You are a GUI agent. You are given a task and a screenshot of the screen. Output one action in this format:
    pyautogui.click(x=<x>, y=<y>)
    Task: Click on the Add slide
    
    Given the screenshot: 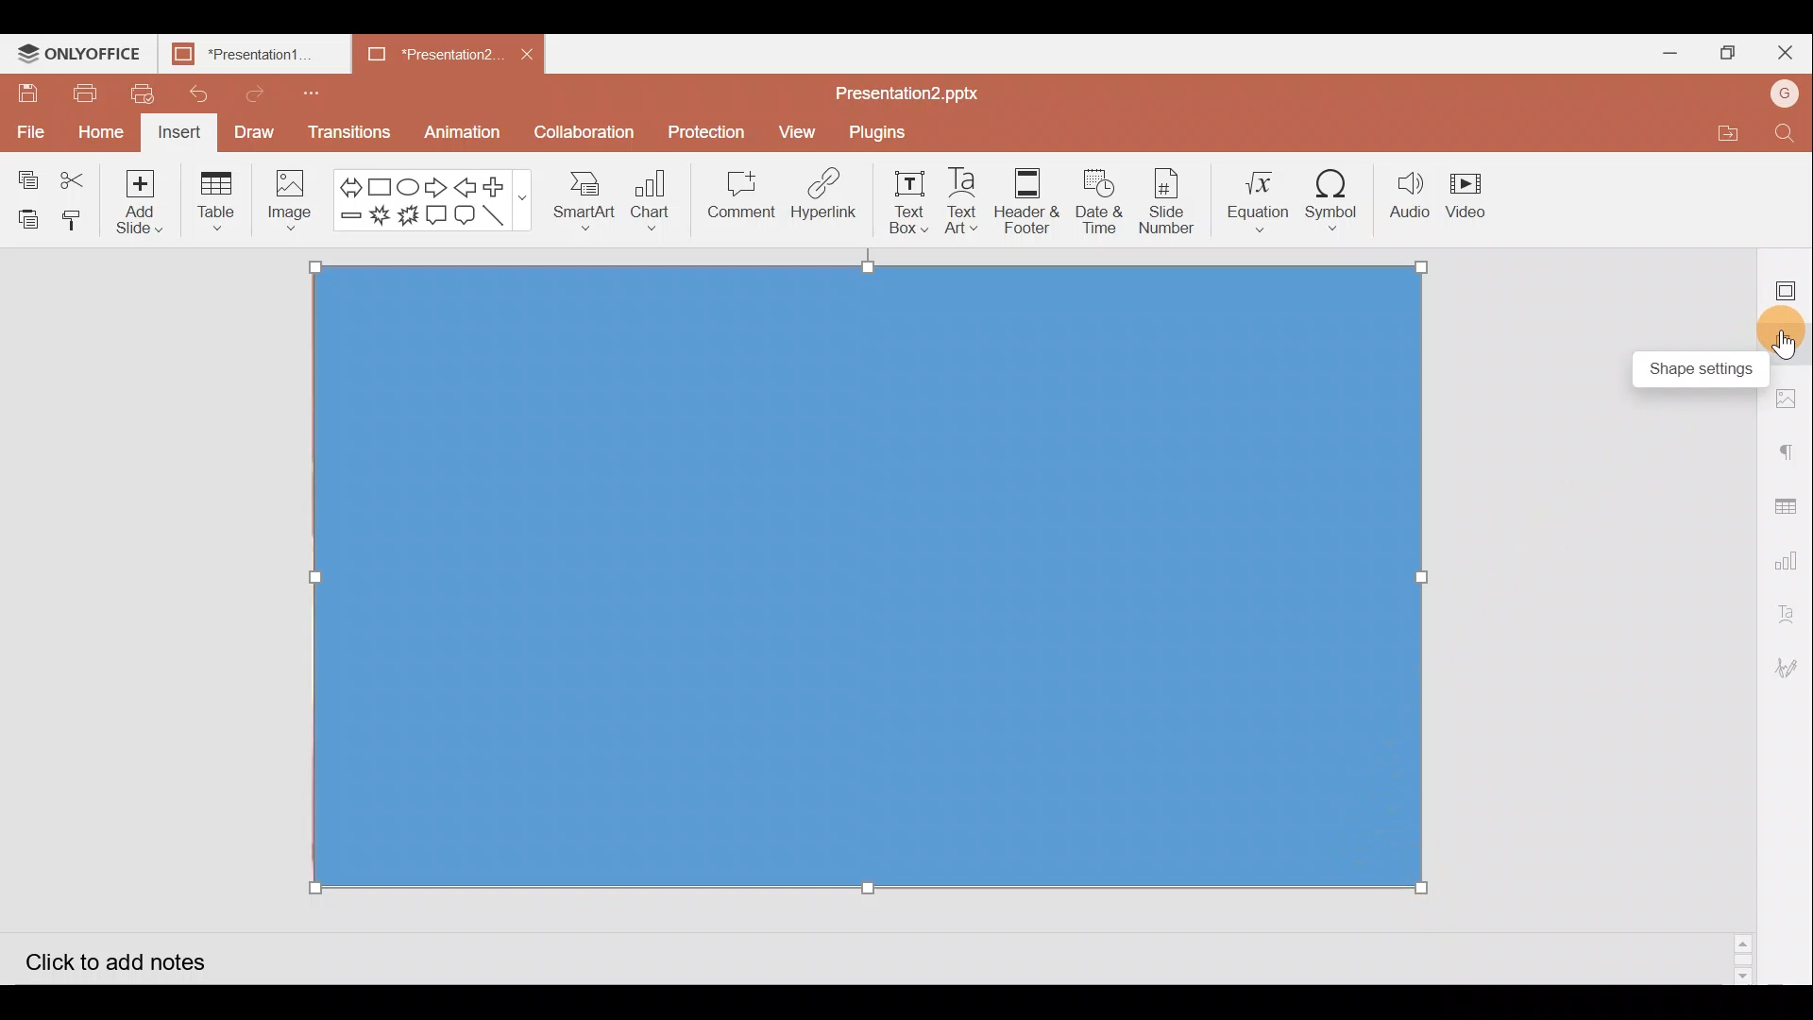 What is the action you would take?
    pyautogui.click(x=142, y=202)
    